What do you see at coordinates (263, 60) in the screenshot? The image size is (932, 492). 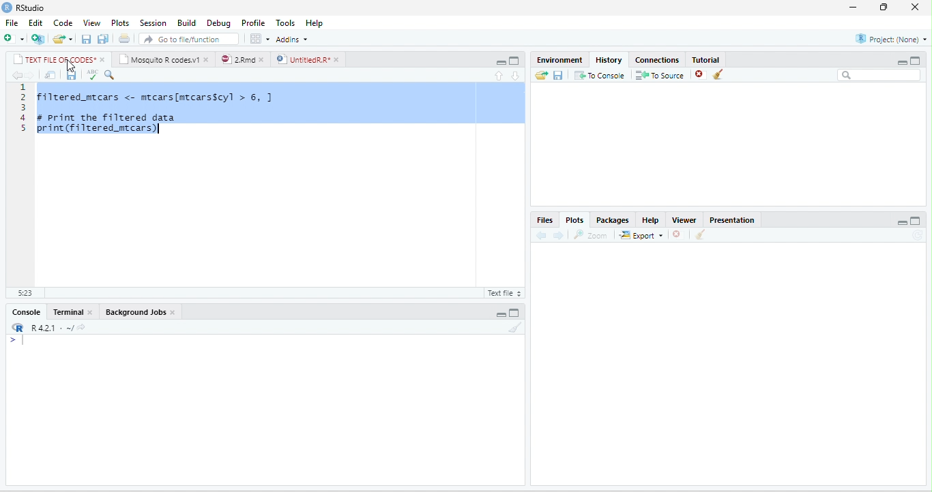 I see `close` at bounding box center [263, 60].